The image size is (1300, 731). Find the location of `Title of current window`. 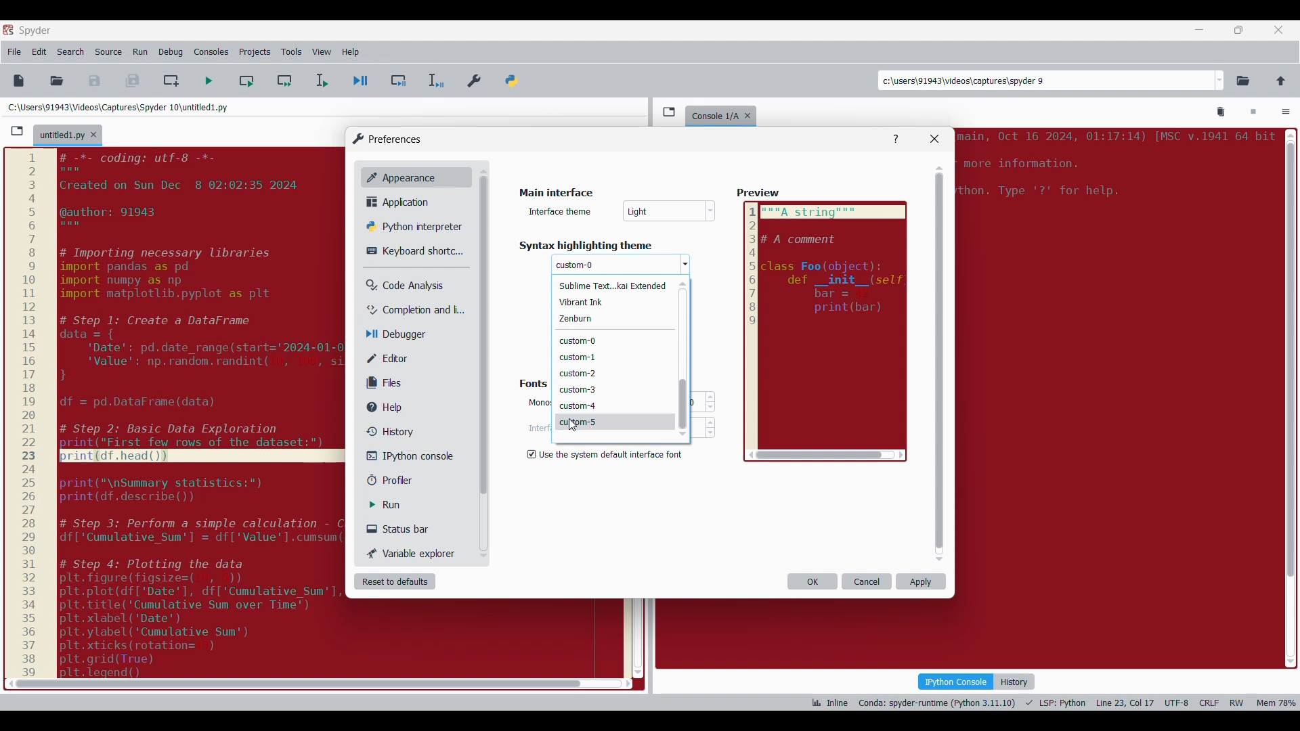

Title of current window is located at coordinates (555, 194).